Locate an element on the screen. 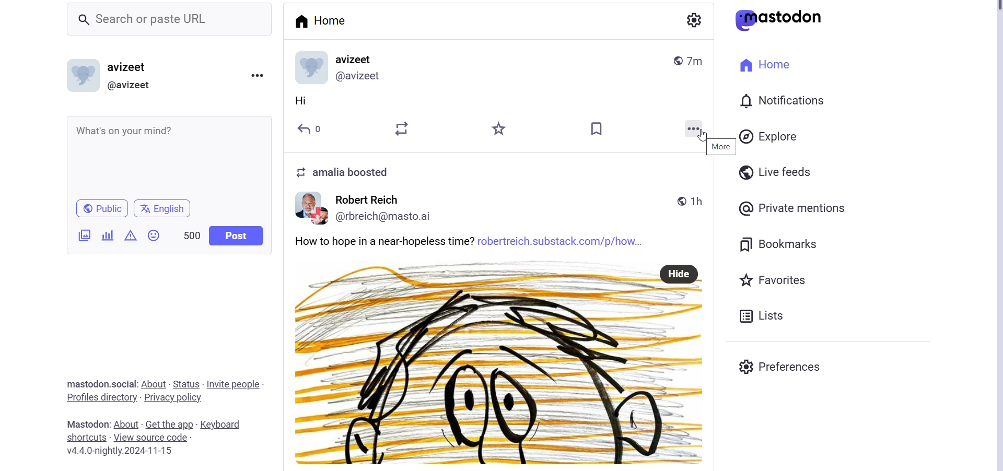  Content Warning is located at coordinates (131, 236).